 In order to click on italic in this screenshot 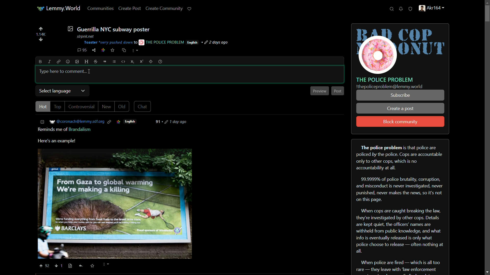, I will do `click(49, 61)`.